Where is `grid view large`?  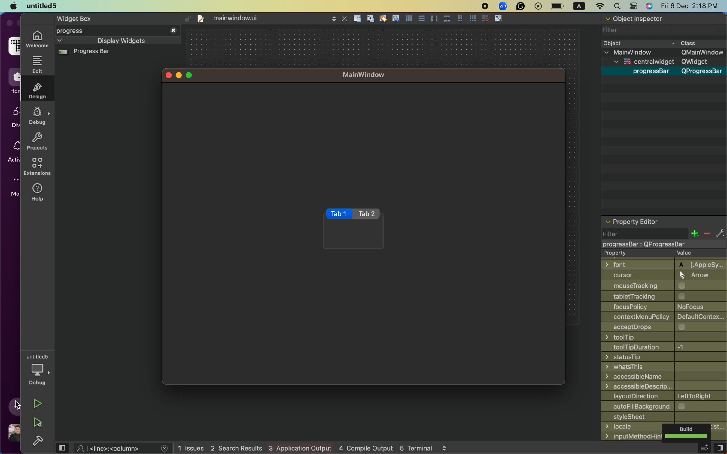
grid view large is located at coordinates (473, 19).